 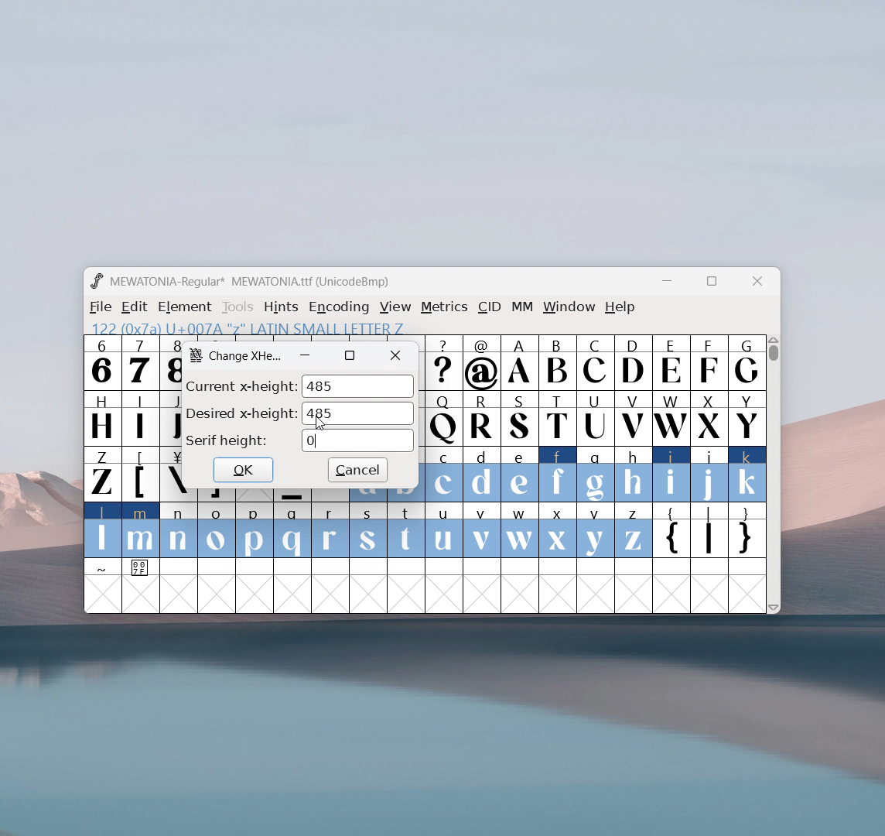 What do you see at coordinates (671, 475) in the screenshot?
I see `i` at bounding box center [671, 475].